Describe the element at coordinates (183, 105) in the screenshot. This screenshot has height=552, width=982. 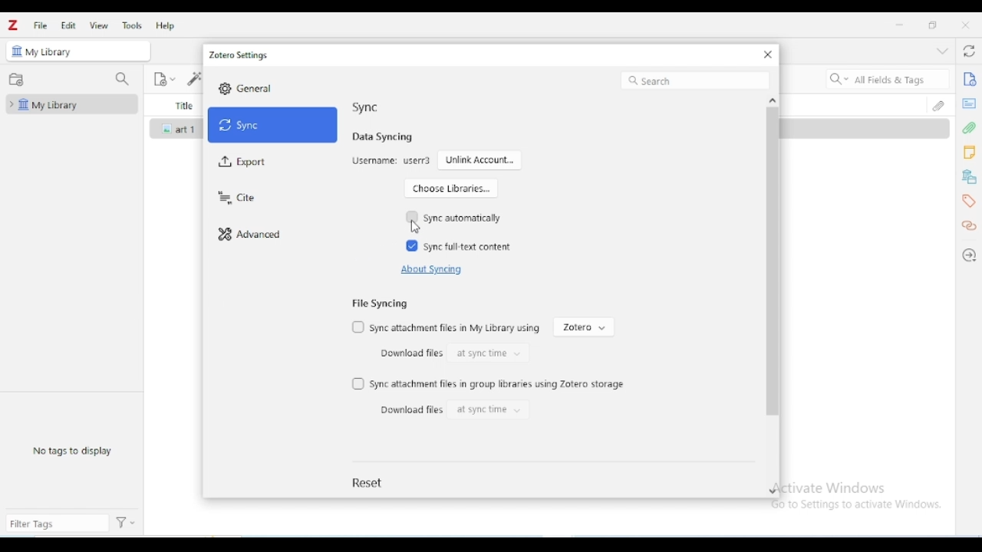
I see `title` at that location.